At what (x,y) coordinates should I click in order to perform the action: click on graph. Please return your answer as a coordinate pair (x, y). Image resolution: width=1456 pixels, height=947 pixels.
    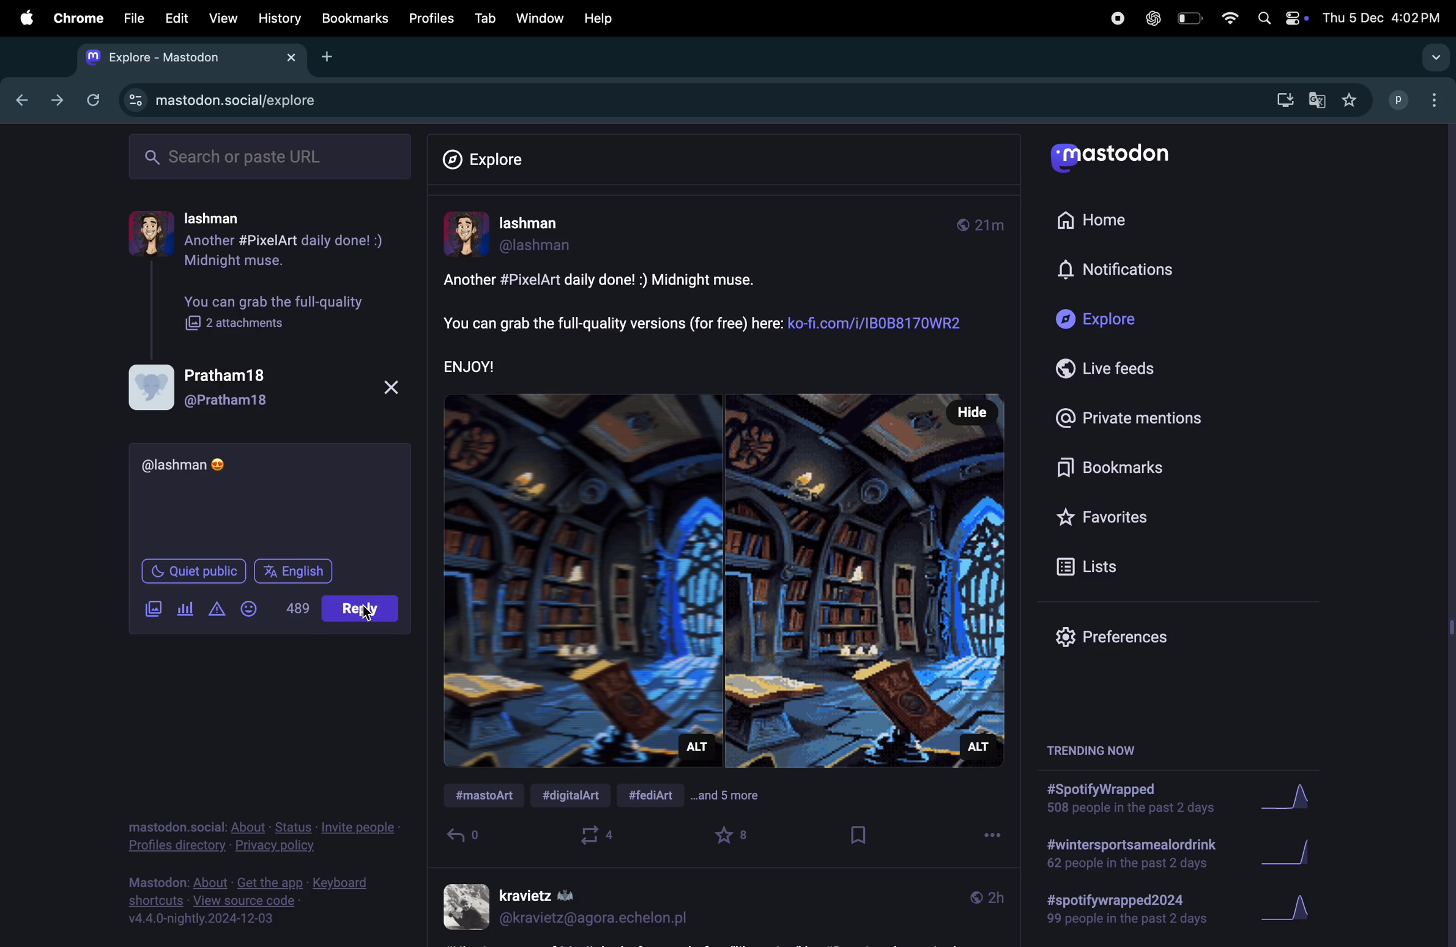
    Looking at the image, I should click on (1294, 912).